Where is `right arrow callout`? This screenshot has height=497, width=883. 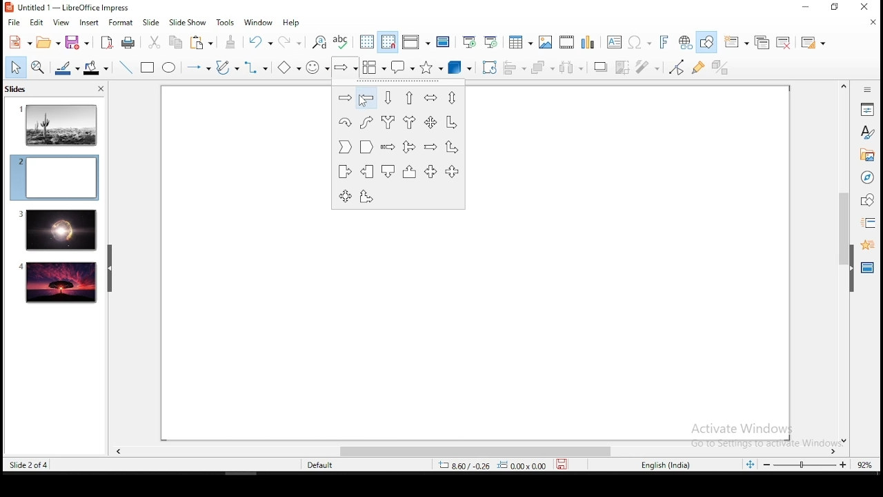 right arrow callout is located at coordinates (344, 171).